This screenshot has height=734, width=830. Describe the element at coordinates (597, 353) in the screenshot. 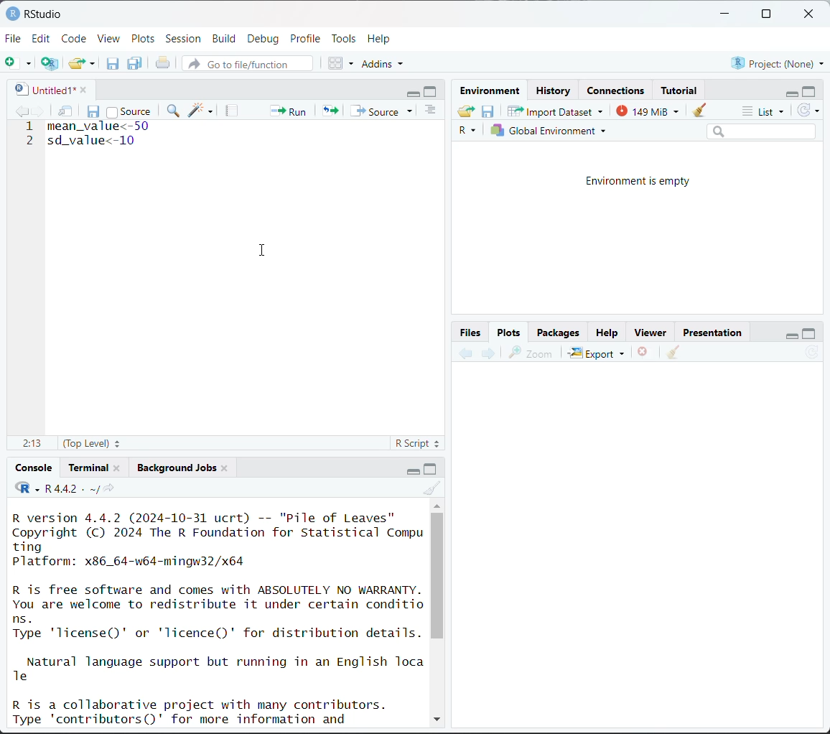

I see `Export` at that location.